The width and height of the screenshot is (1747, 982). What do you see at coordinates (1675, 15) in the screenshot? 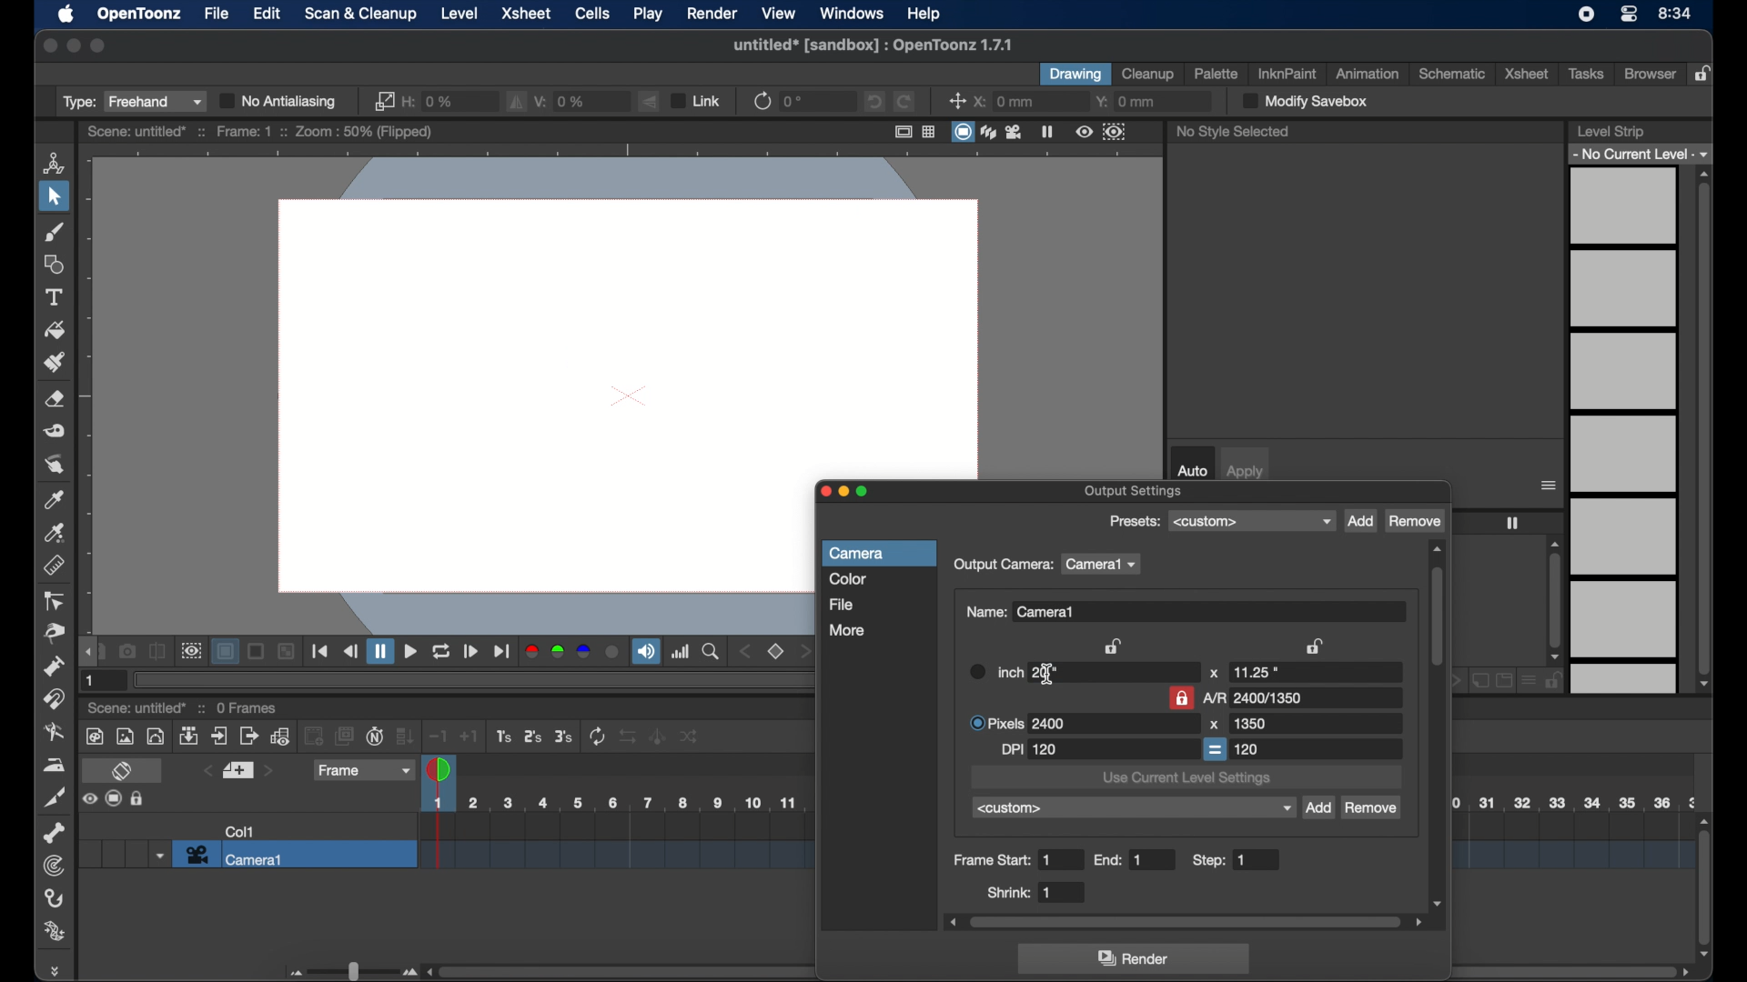
I see `time` at bounding box center [1675, 15].